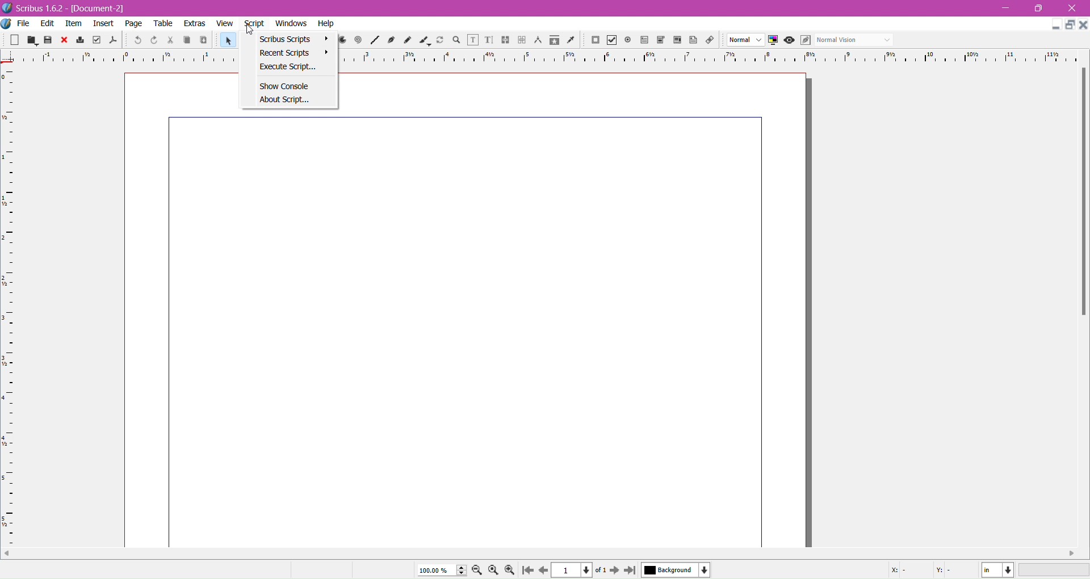 Image resolution: width=1090 pixels, height=579 pixels. What do you see at coordinates (290, 25) in the screenshot?
I see `Windows` at bounding box center [290, 25].